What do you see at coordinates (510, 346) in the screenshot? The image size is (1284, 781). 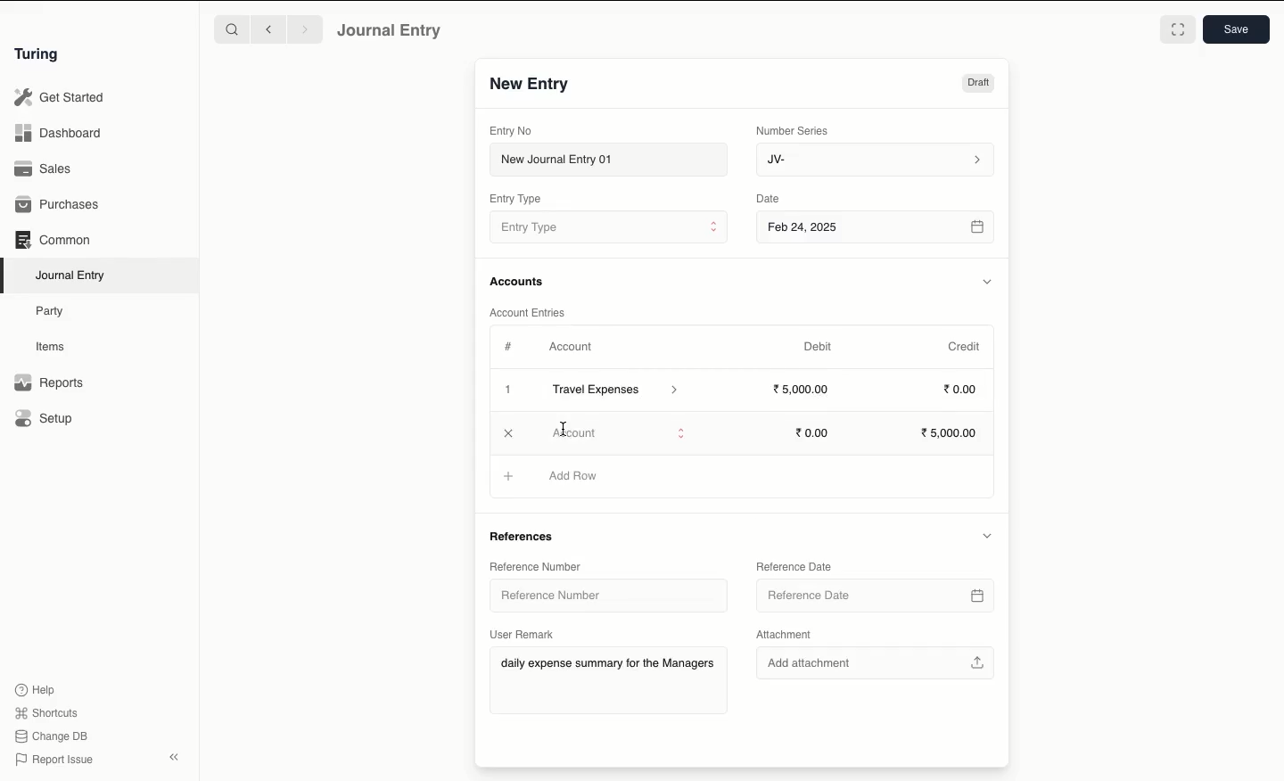 I see `Hashtag` at bounding box center [510, 346].